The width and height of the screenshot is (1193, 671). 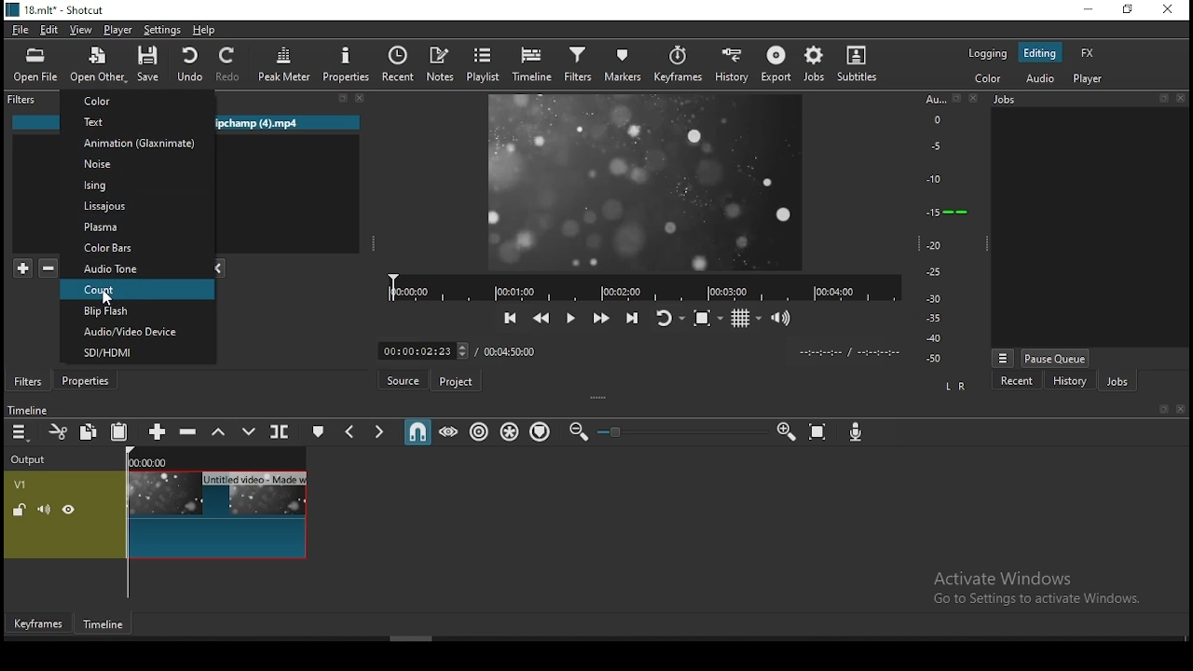 What do you see at coordinates (1162, 409) in the screenshot?
I see `bookmark` at bounding box center [1162, 409].